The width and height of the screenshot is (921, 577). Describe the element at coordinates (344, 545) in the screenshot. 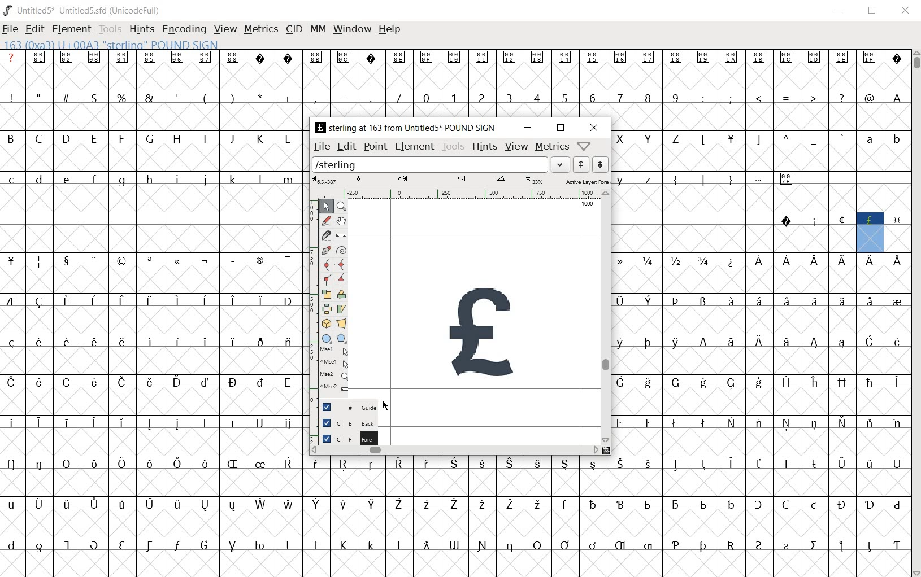

I see `Symbol` at that location.